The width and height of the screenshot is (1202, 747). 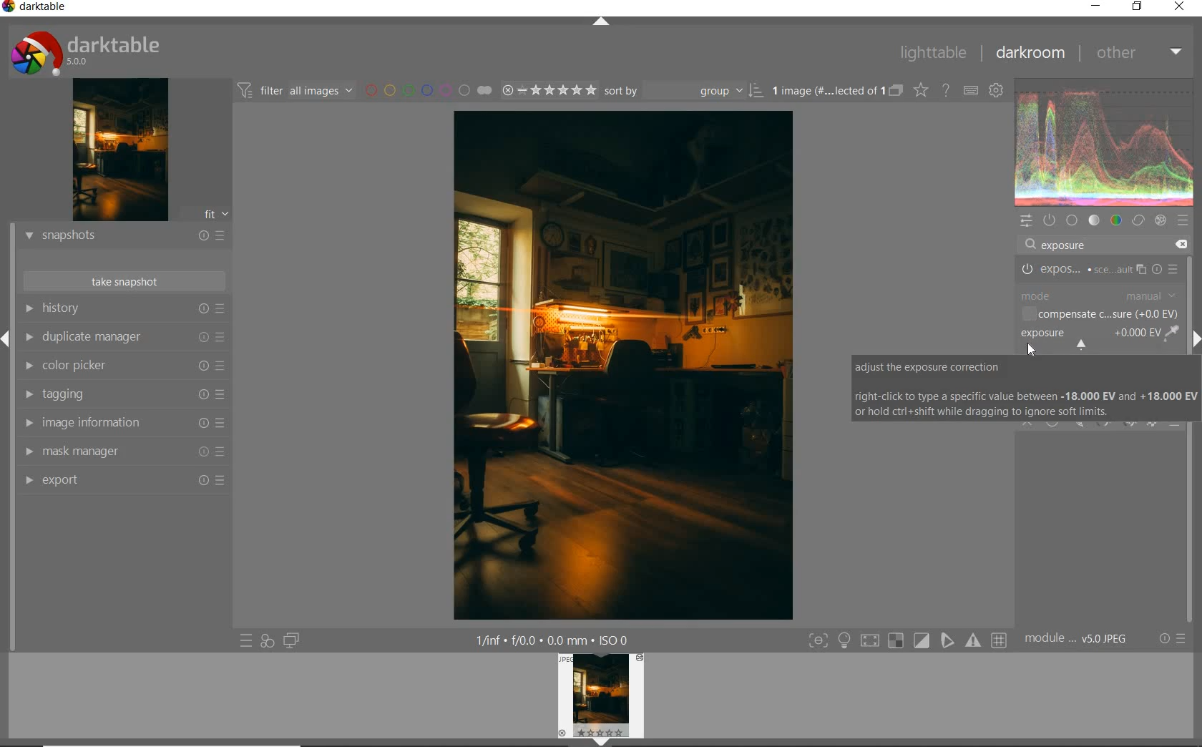 I want to click on module, so click(x=1080, y=640).